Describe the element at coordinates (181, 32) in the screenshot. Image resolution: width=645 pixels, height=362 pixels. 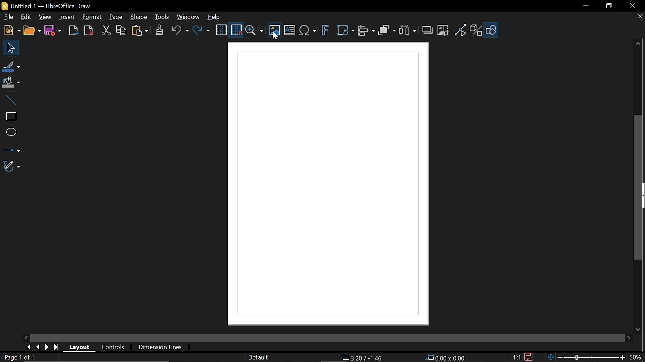
I see `Undo` at that location.